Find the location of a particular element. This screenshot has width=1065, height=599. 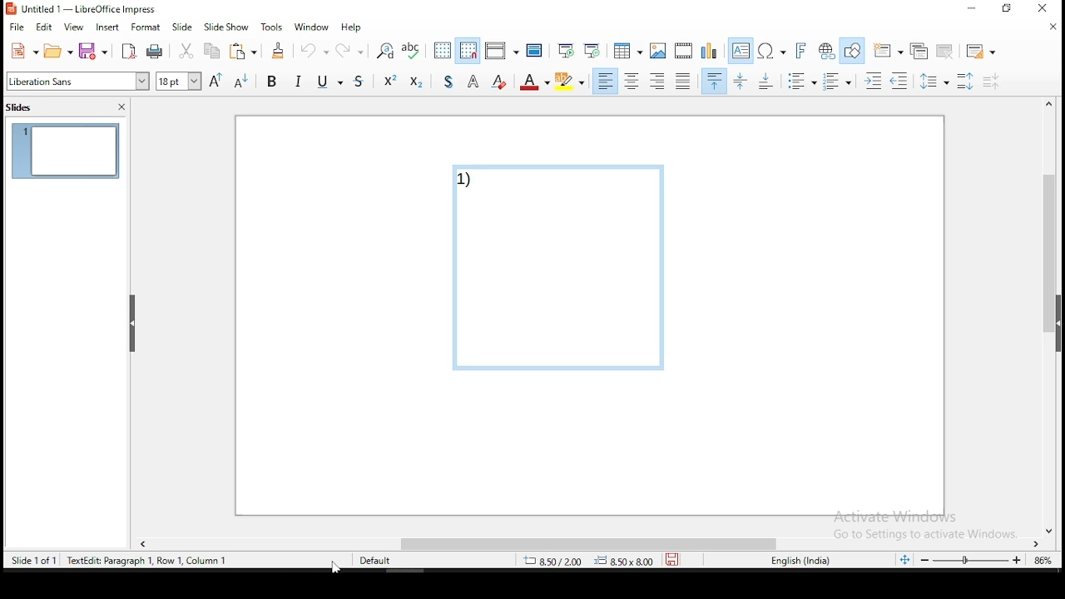

toggle ordered list is located at coordinates (835, 82).